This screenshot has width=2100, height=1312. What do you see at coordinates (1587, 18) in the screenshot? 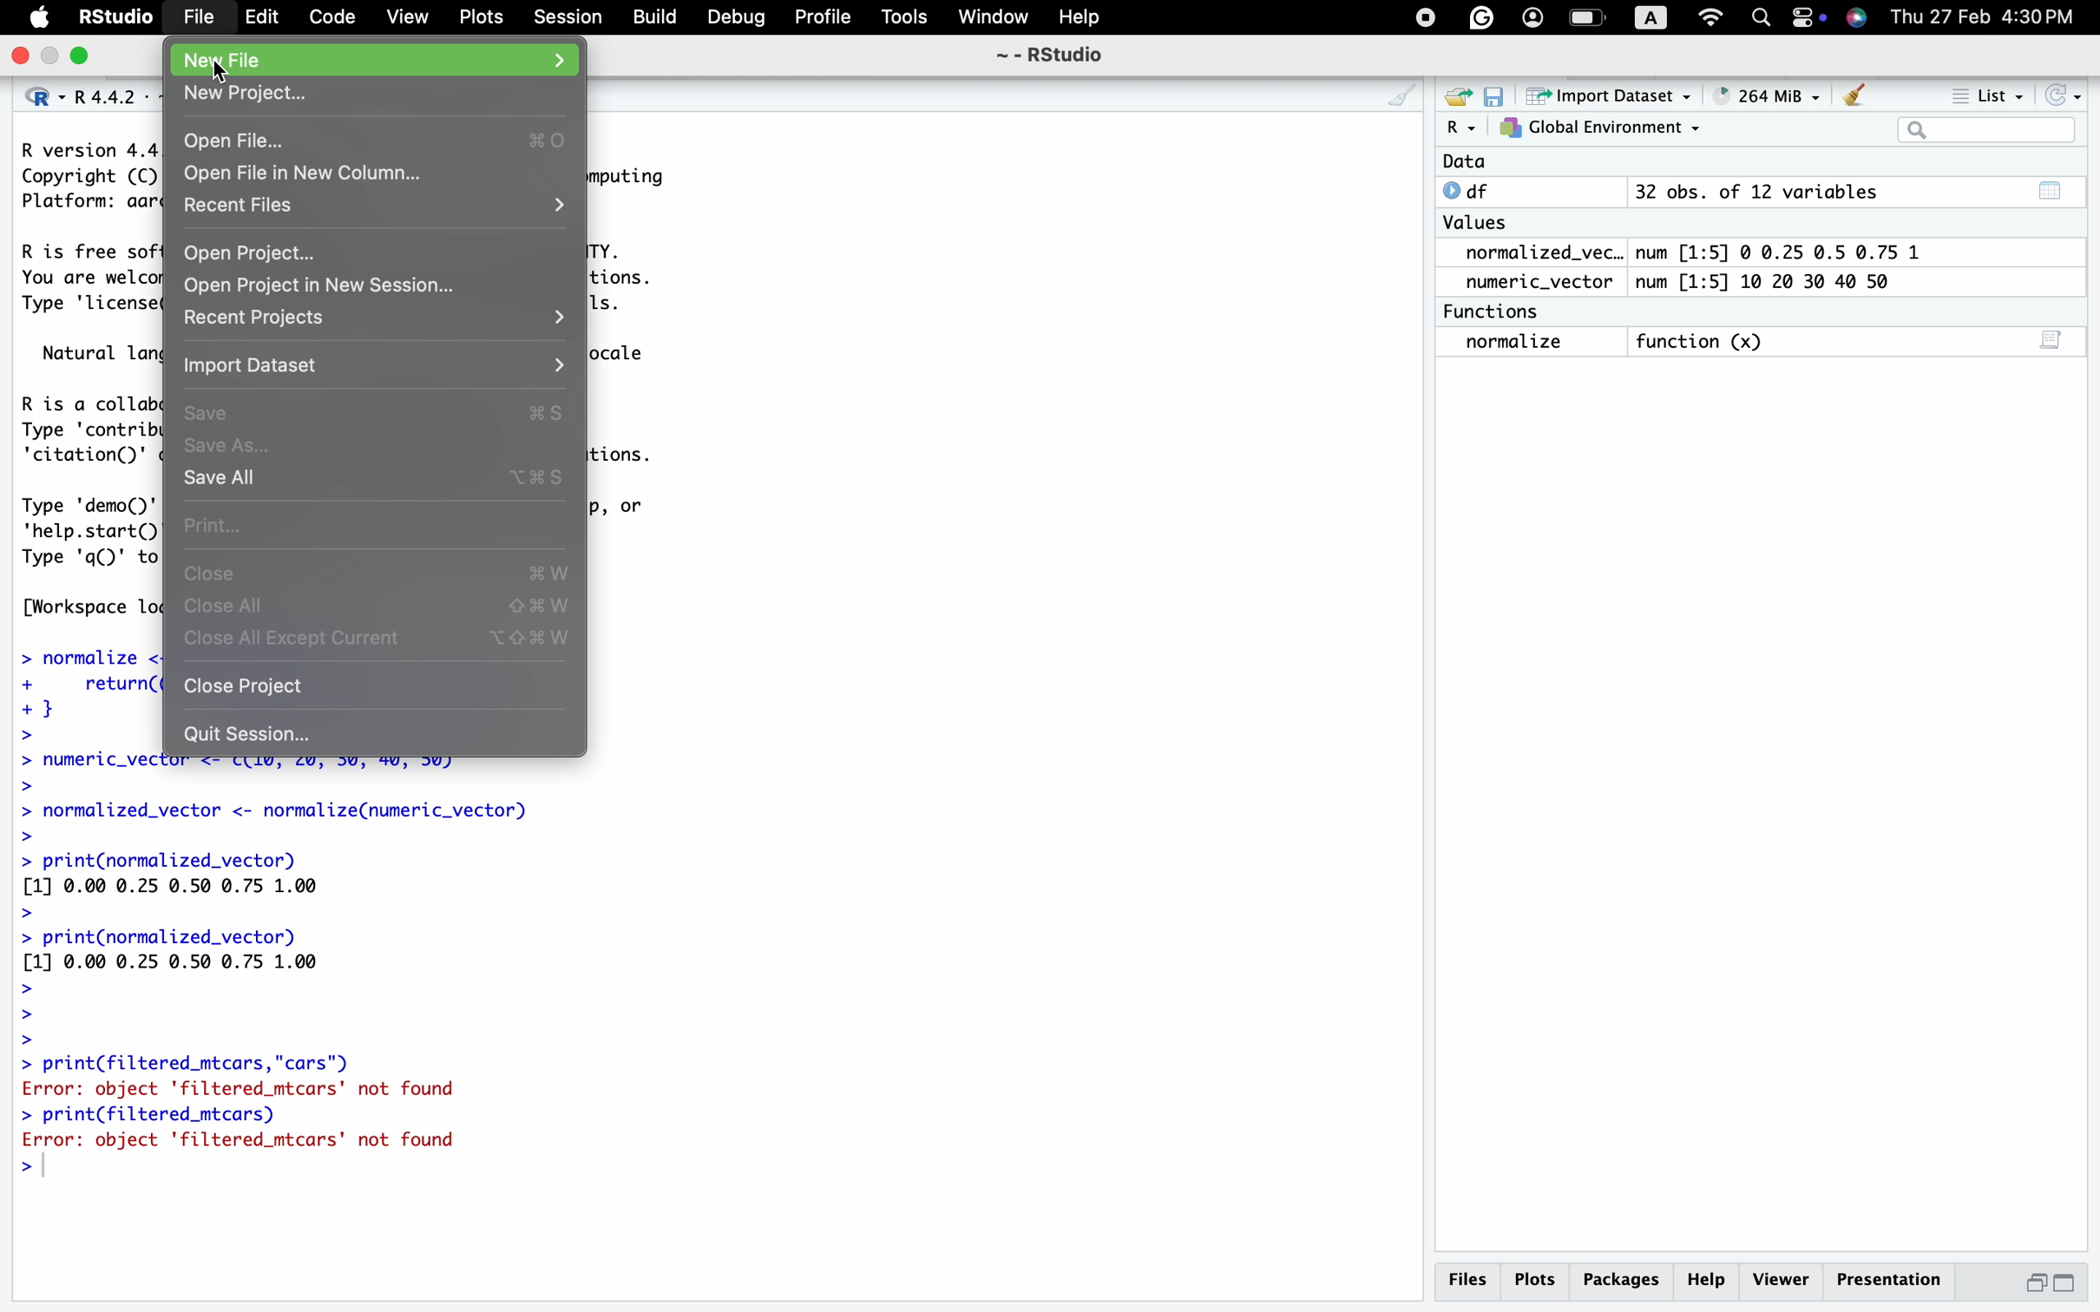
I see `battery` at bounding box center [1587, 18].